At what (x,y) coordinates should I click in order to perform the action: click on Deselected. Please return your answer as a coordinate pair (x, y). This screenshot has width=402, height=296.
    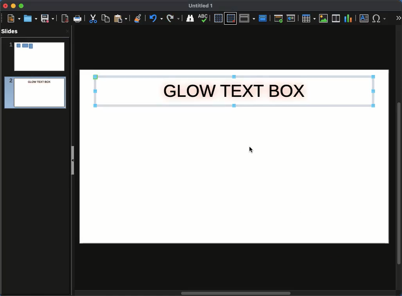
    Looking at the image, I should click on (250, 149).